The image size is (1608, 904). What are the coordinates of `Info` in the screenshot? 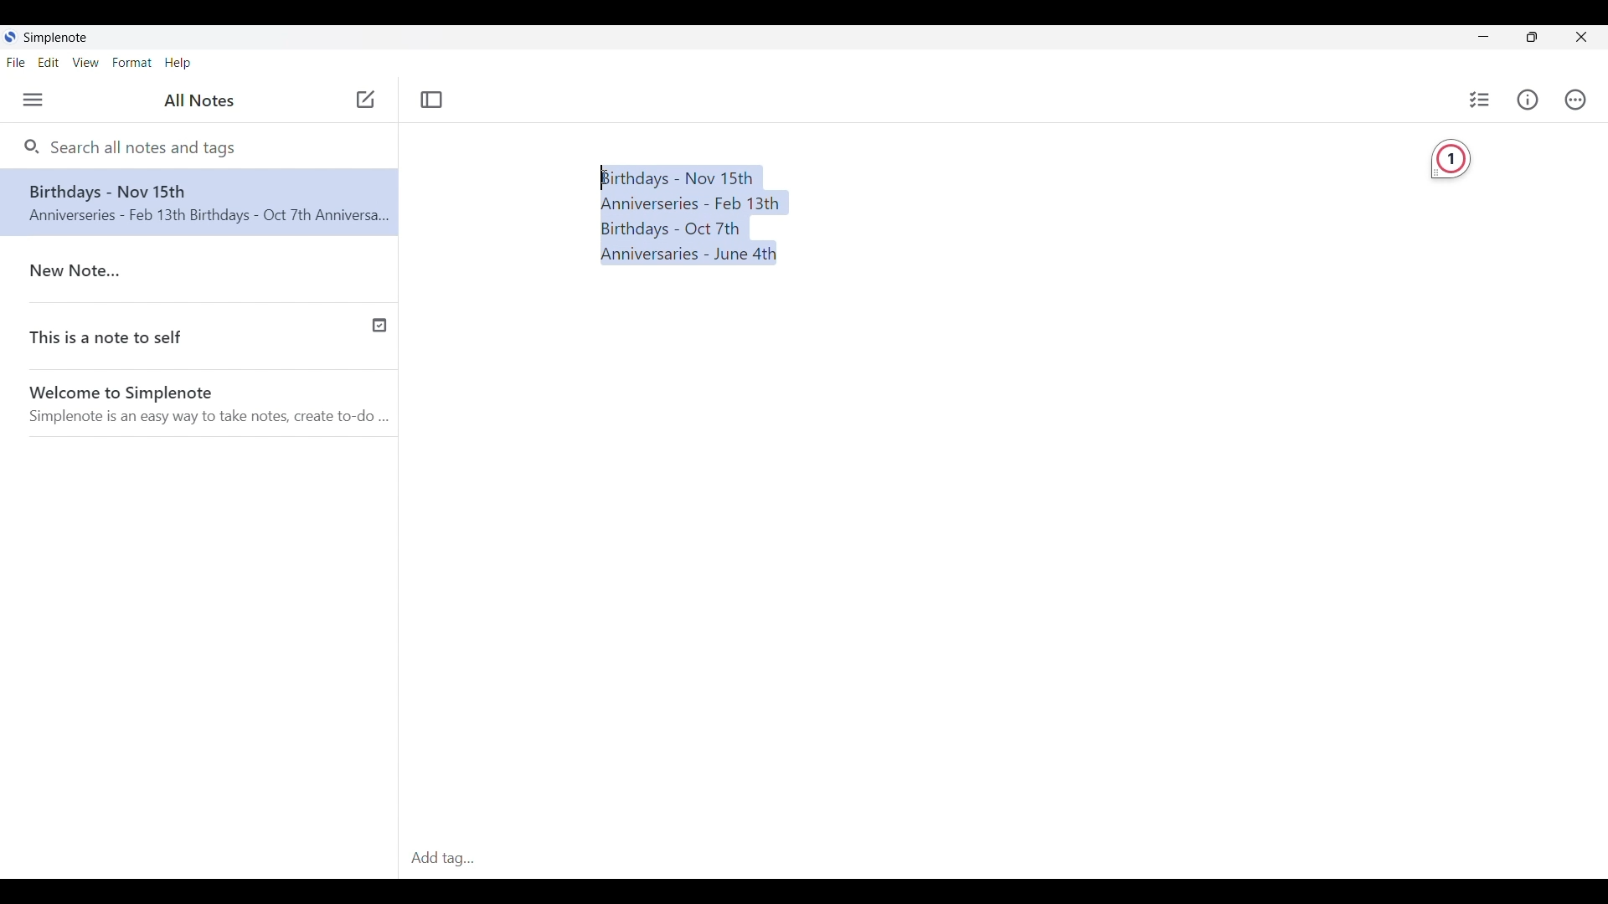 It's located at (1528, 99).